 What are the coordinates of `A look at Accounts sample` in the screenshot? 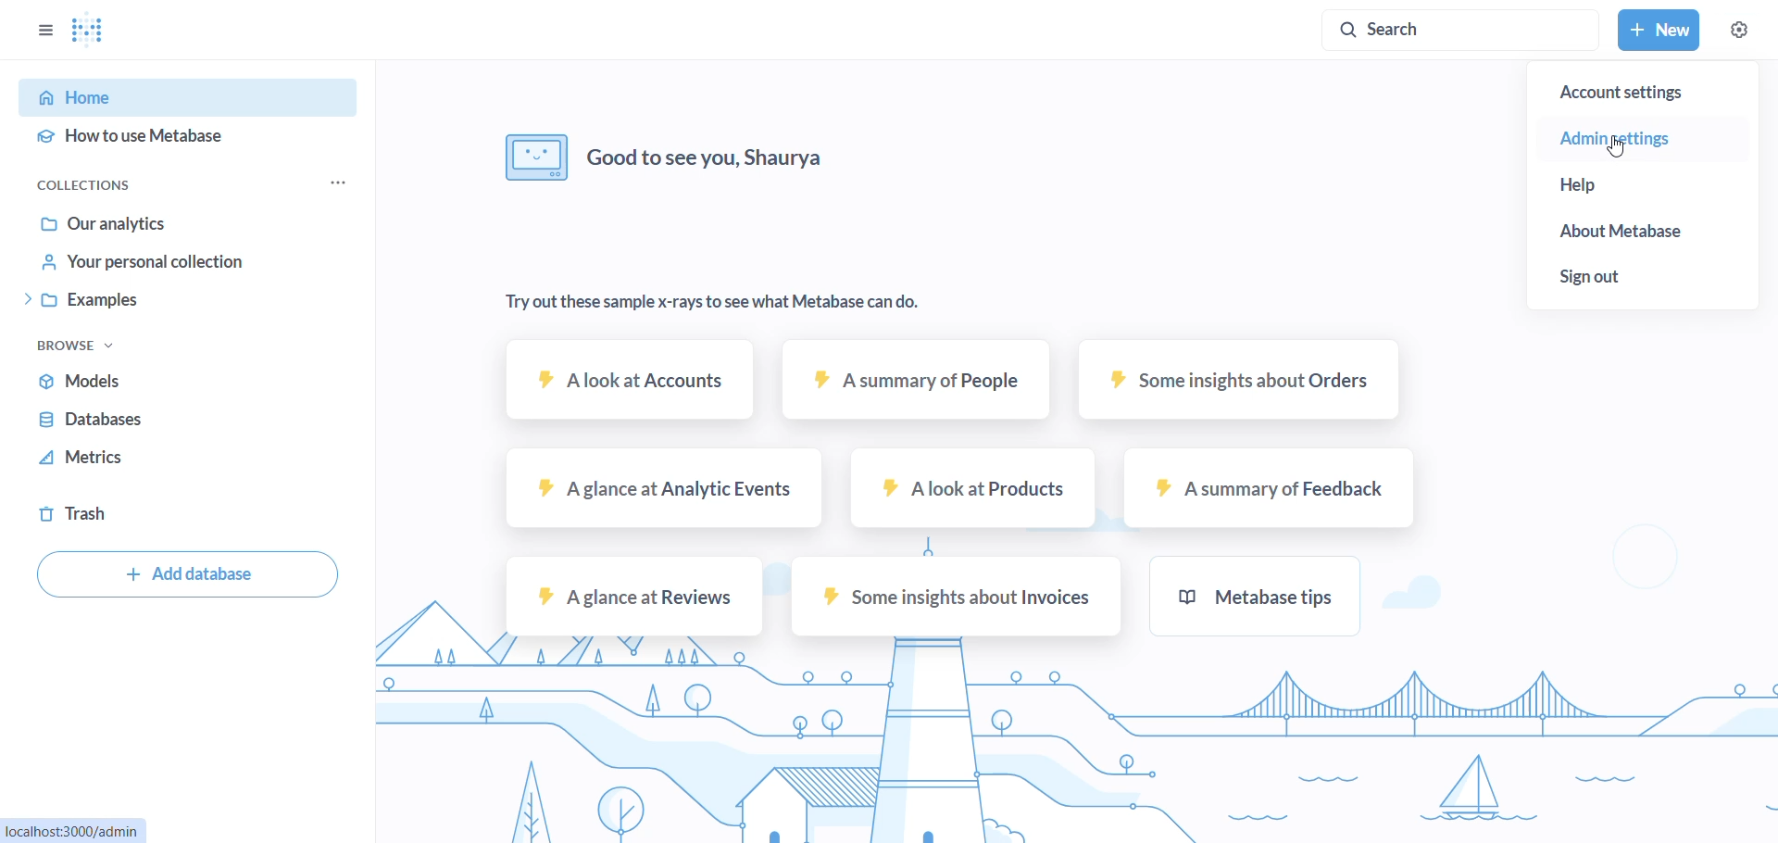 It's located at (624, 388).